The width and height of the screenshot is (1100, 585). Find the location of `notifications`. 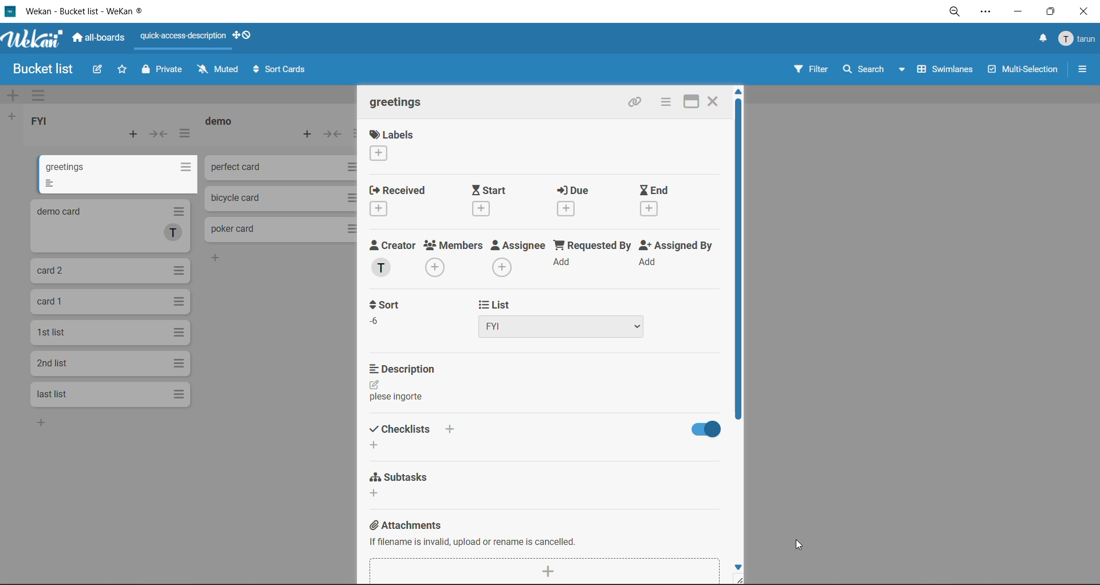

notifications is located at coordinates (1040, 38).